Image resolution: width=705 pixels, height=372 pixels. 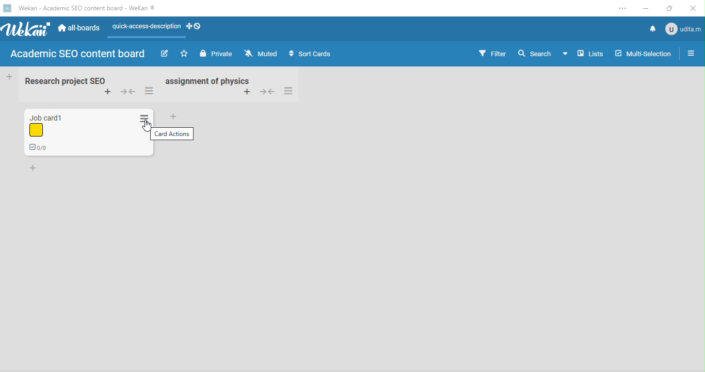 What do you see at coordinates (27, 28) in the screenshot?
I see `wekan logo` at bounding box center [27, 28].